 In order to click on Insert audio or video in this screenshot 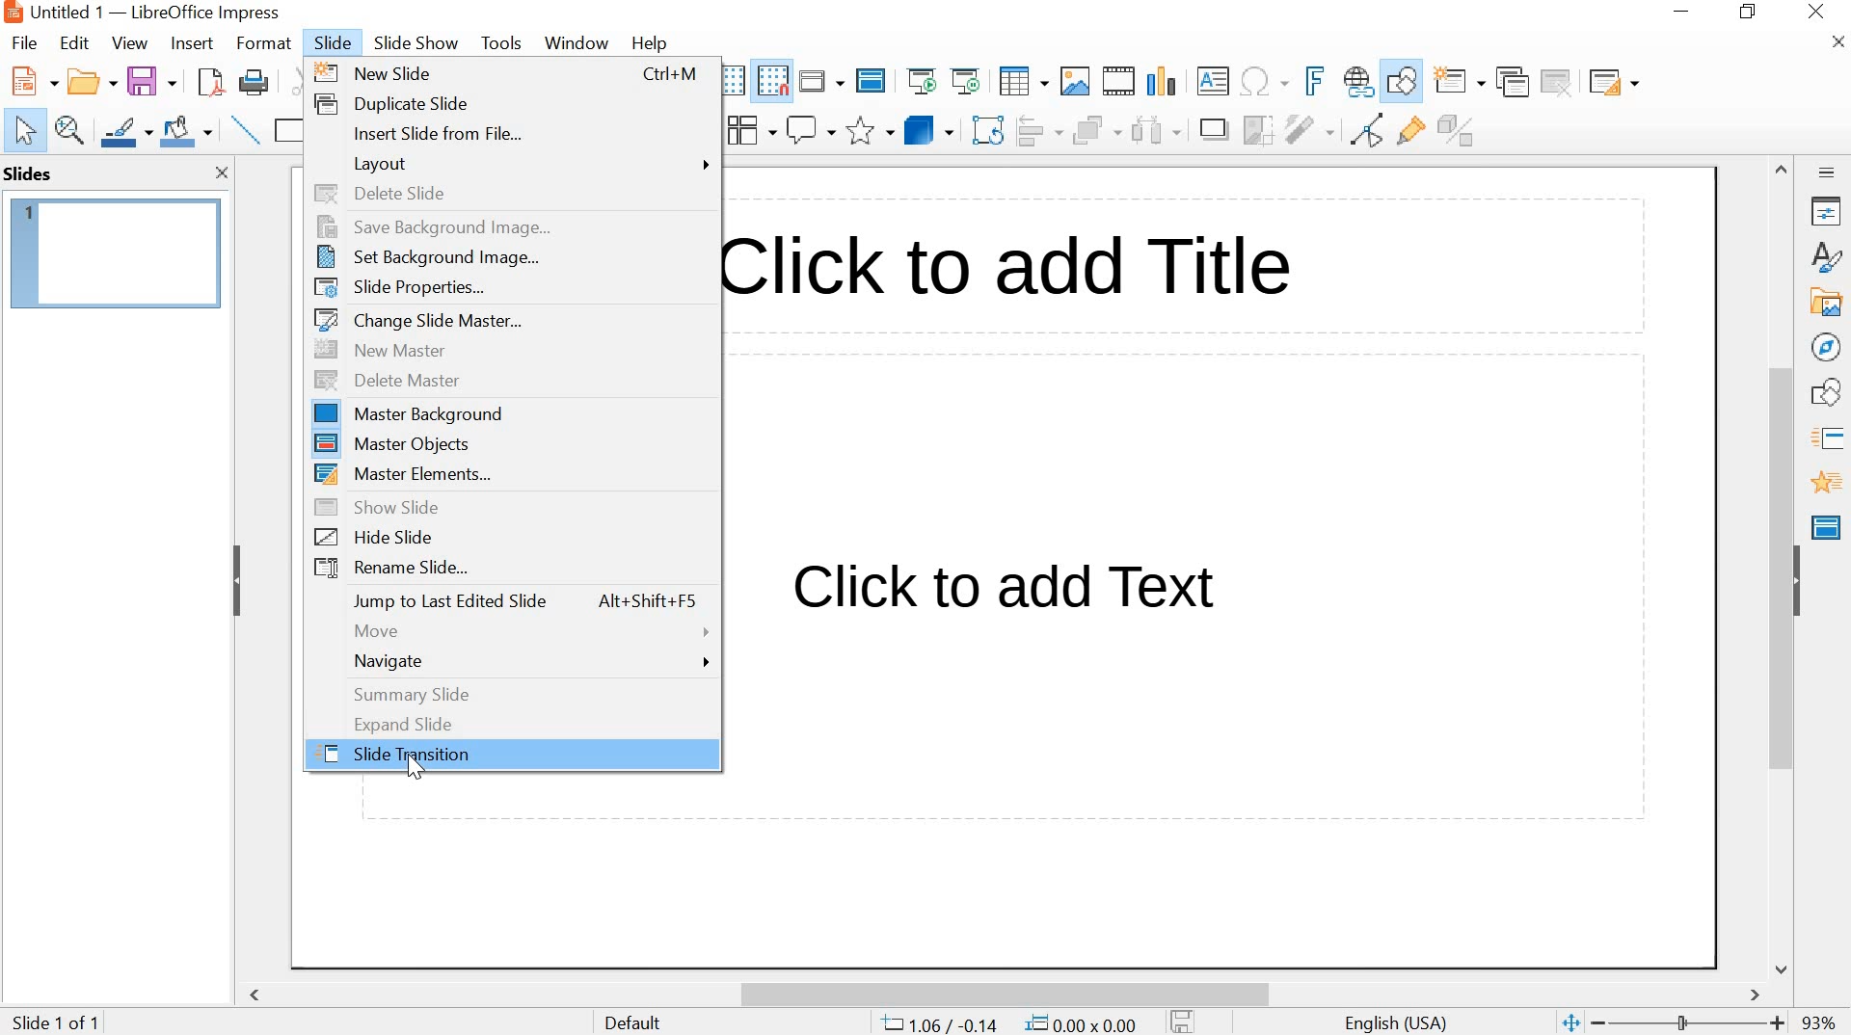, I will do `click(1121, 82)`.